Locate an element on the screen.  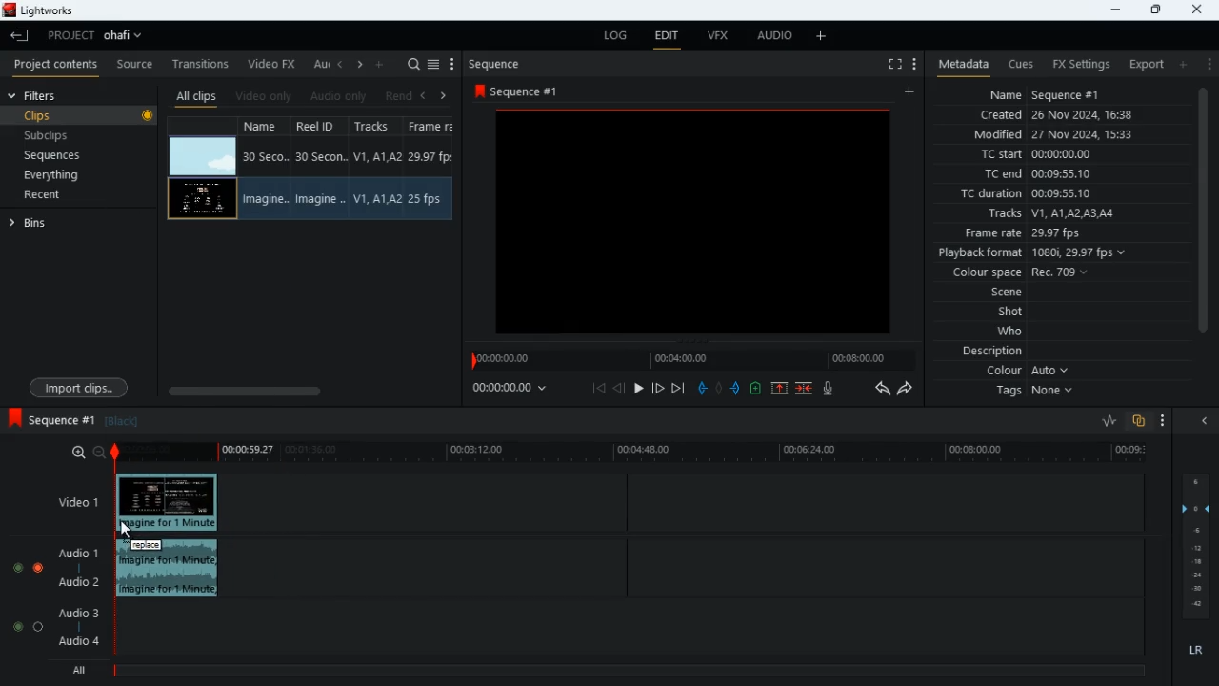
sequence is located at coordinates (522, 91).